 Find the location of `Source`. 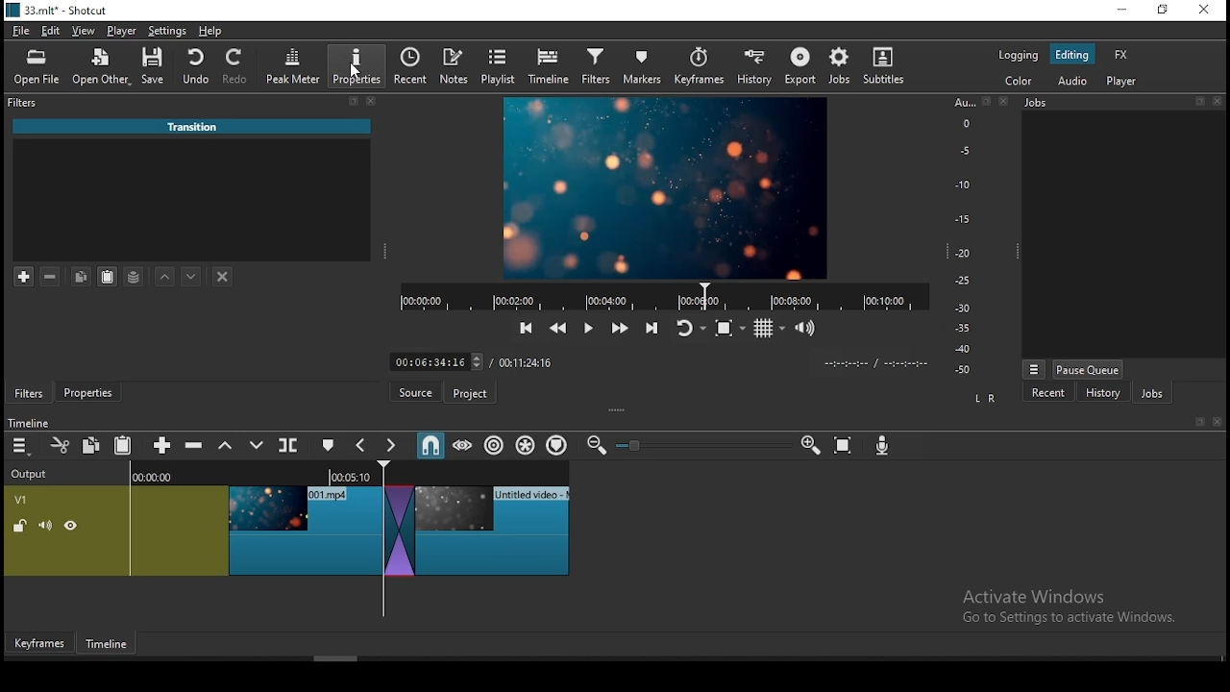

Source is located at coordinates (413, 392).